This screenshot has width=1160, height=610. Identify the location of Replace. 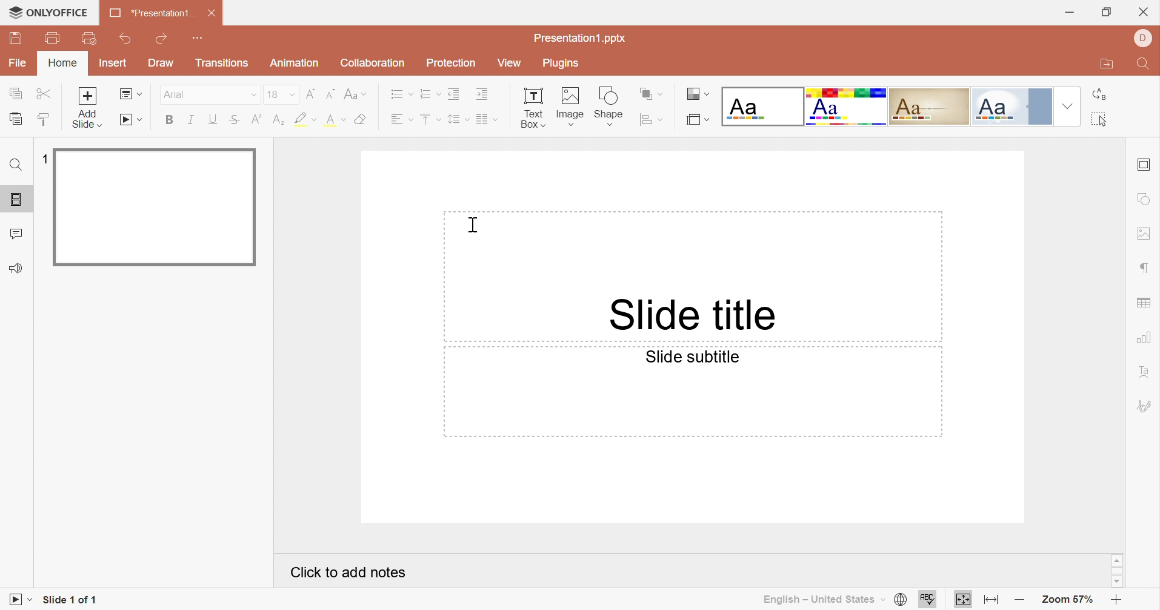
(1102, 96).